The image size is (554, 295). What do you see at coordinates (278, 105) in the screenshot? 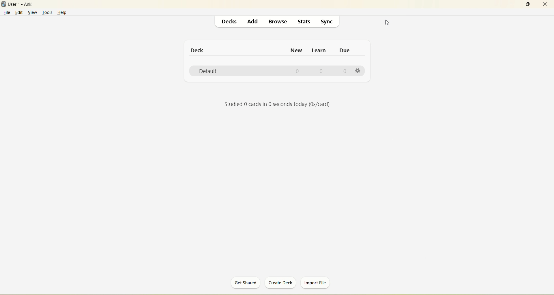
I see `Studied 0 cards in 0 seconds today` at bounding box center [278, 105].